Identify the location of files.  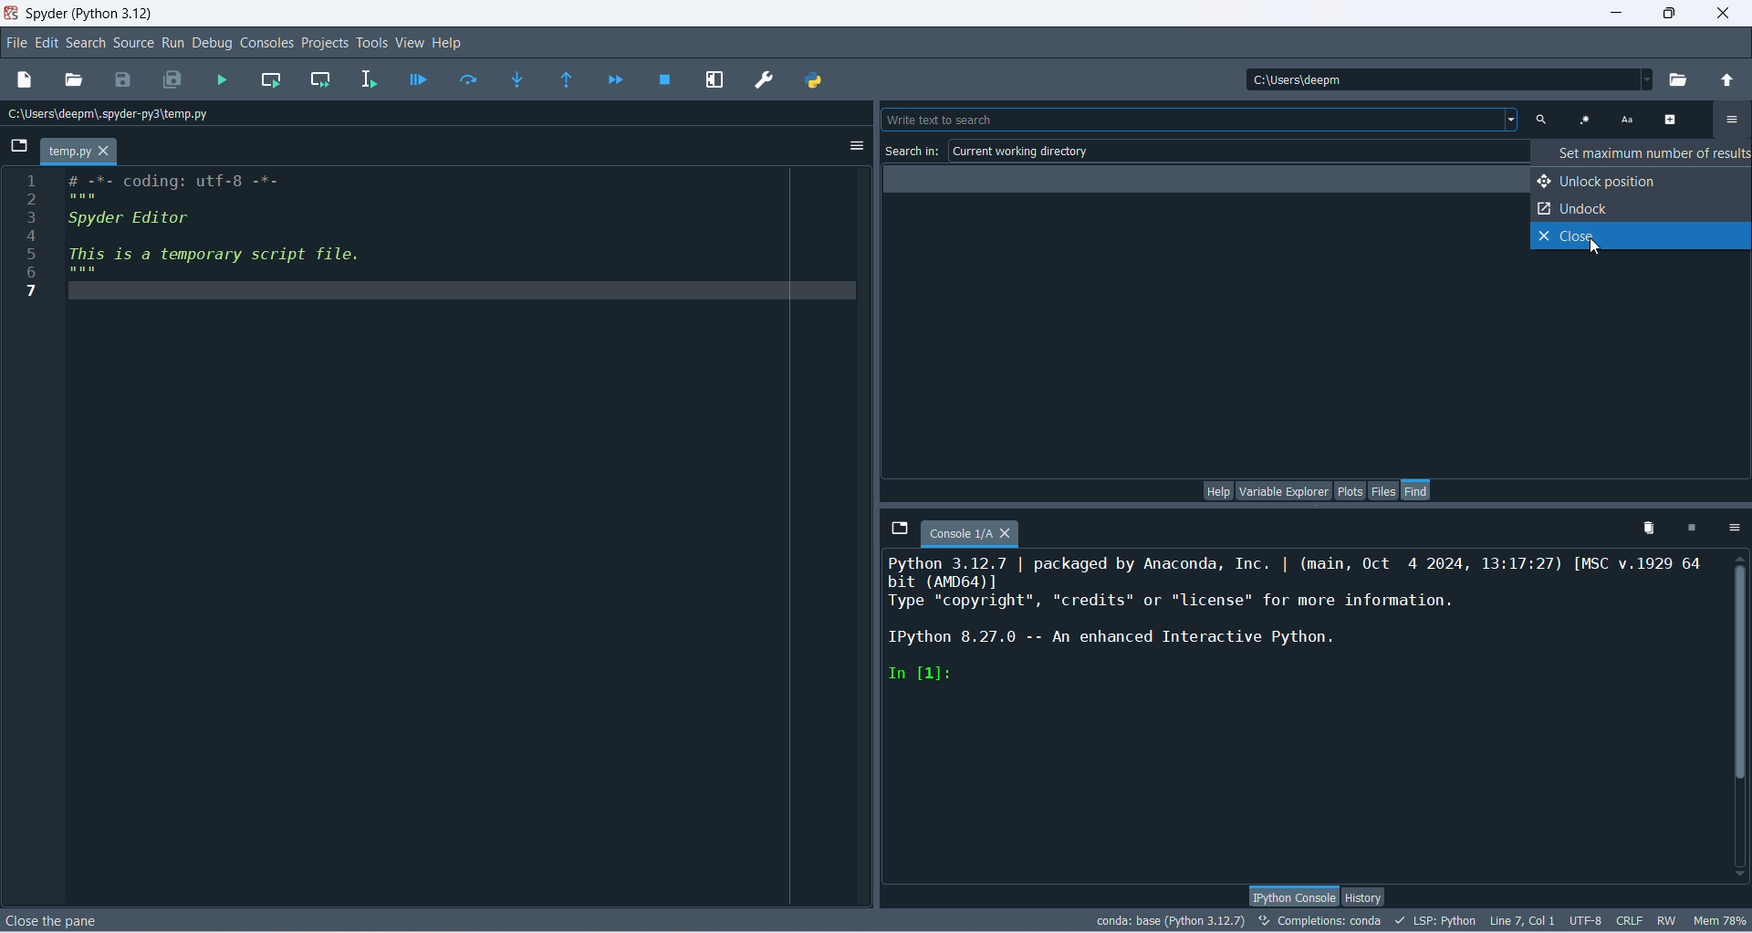
(1384, 490).